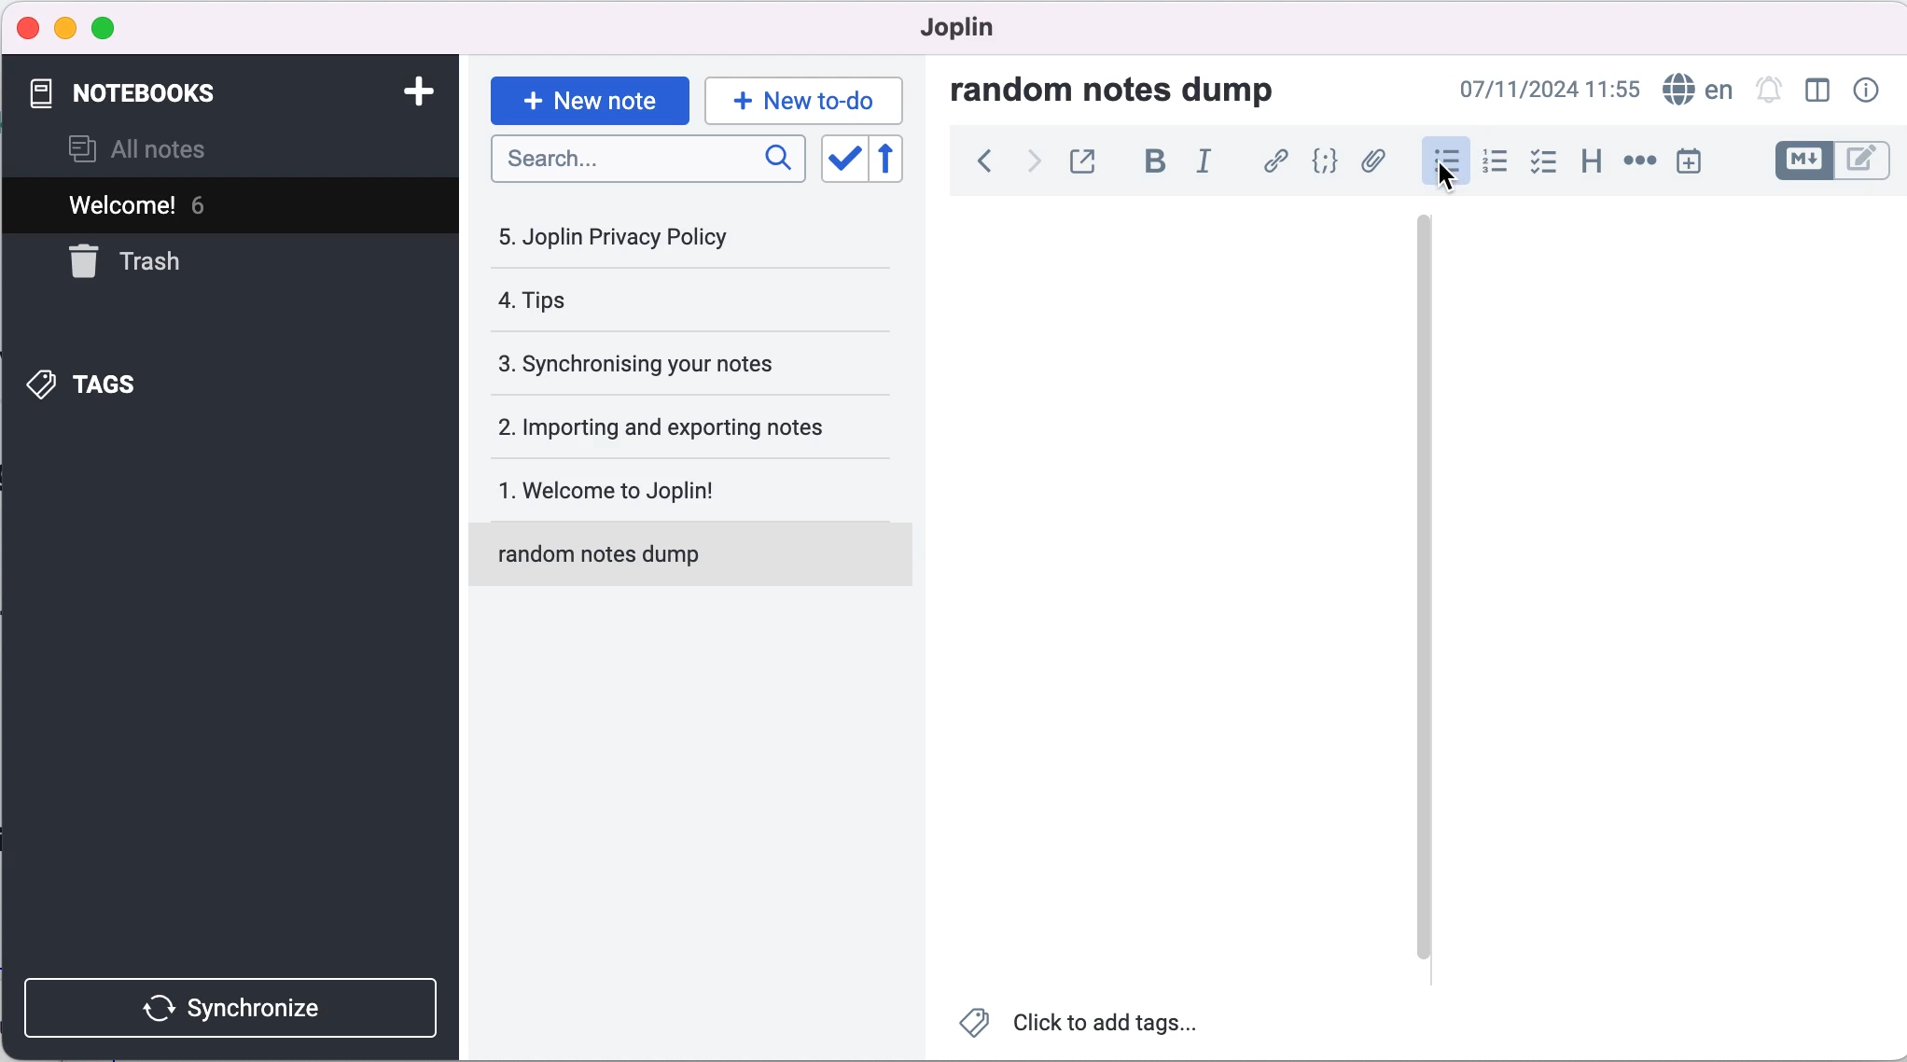  Describe the element at coordinates (1585, 163) in the screenshot. I see `heading` at that location.